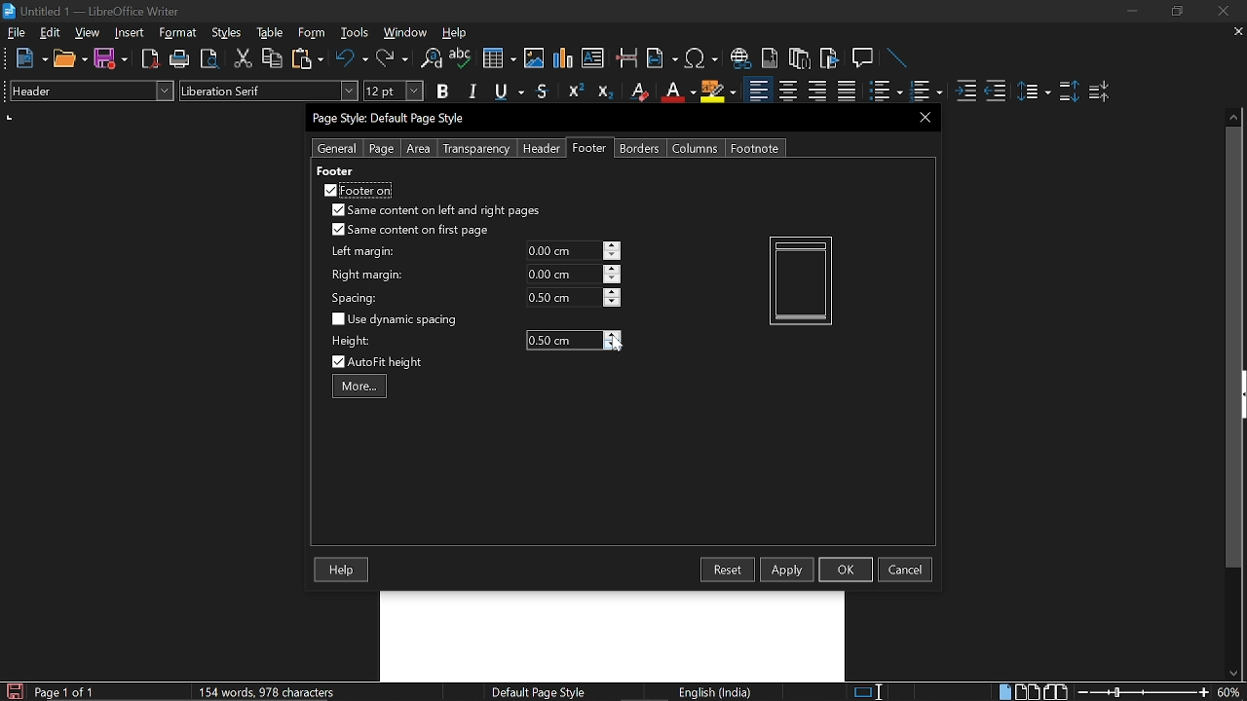 The height and width of the screenshot is (701, 1247). I want to click on Minimize, so click(1132, 14).